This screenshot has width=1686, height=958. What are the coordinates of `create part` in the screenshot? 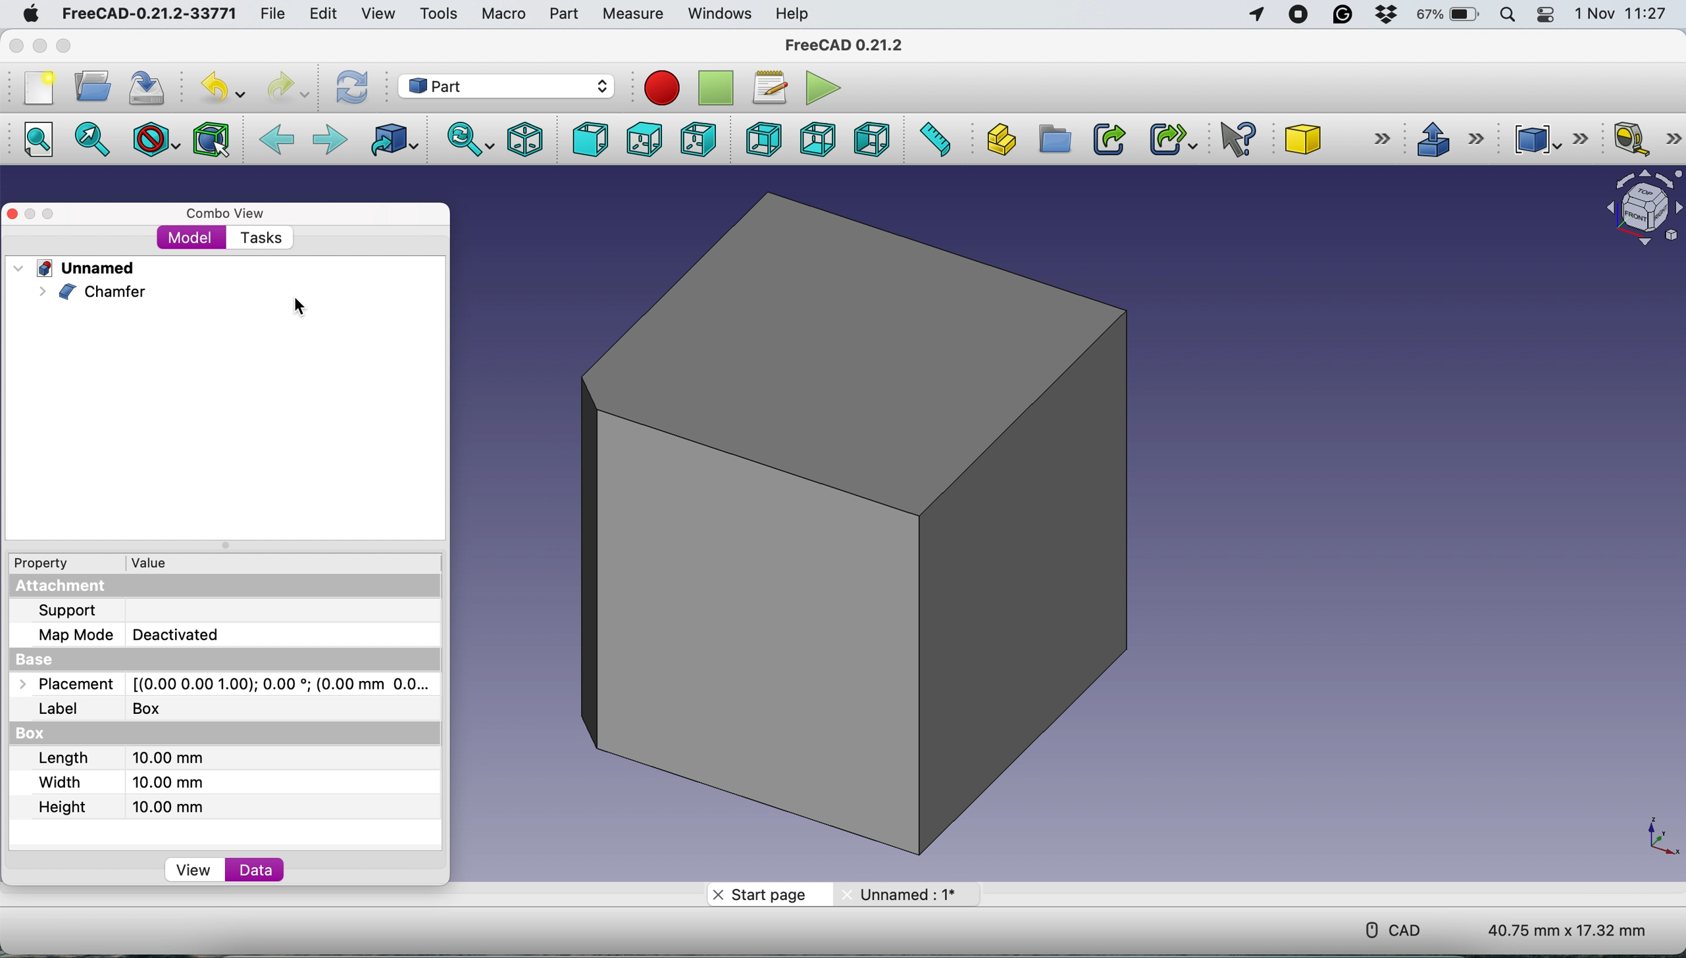 It's located at (1002, 139).